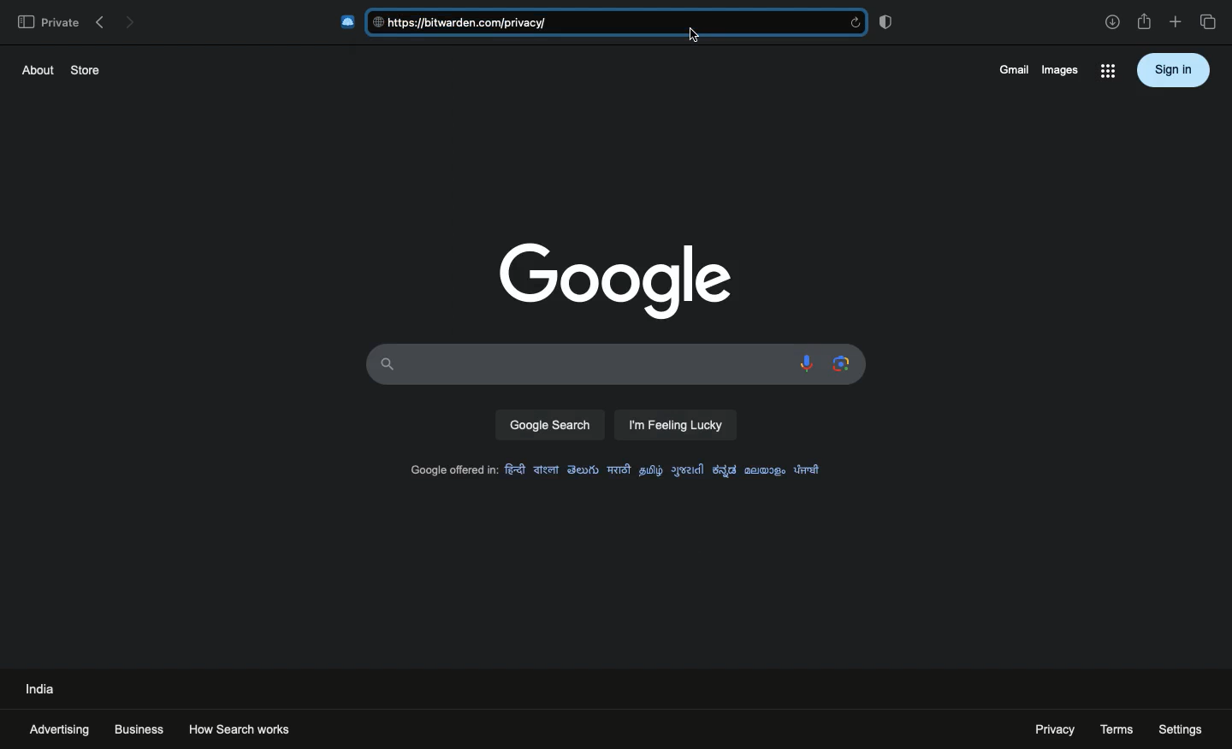 The image size is (1232, 749). Describe the element at coordinates (1175, 22) in the screenshot. I see `Add tab` at that location.